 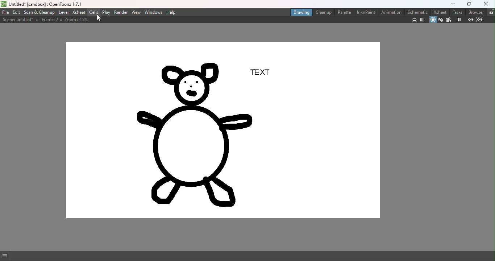 I want to click on close, so click(x=486, y=4).